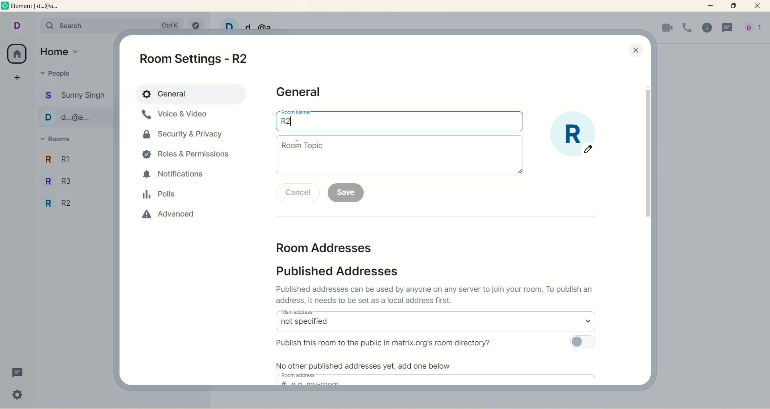  I want to click on general, so click(190, 94).